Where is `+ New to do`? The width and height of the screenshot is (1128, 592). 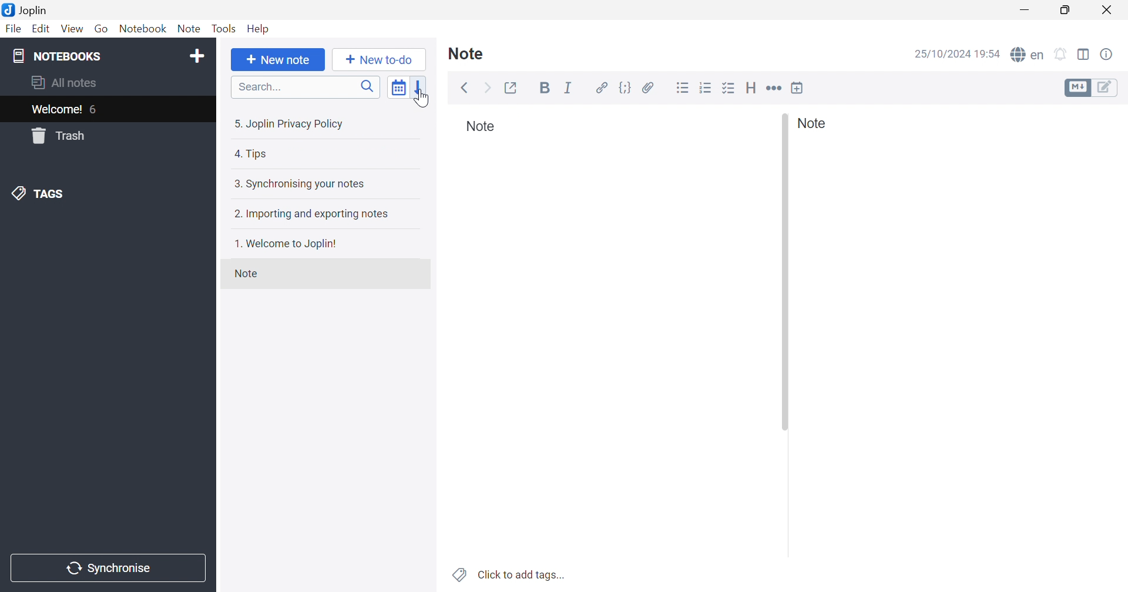
+ New to do is located at coordinates (375, 59).